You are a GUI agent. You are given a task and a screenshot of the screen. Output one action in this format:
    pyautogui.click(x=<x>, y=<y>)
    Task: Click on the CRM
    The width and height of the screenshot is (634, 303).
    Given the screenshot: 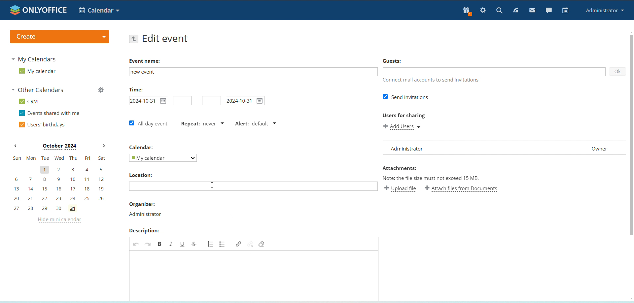 What is the action you would take?
    pyautogui.click(x=30, y=102)
    